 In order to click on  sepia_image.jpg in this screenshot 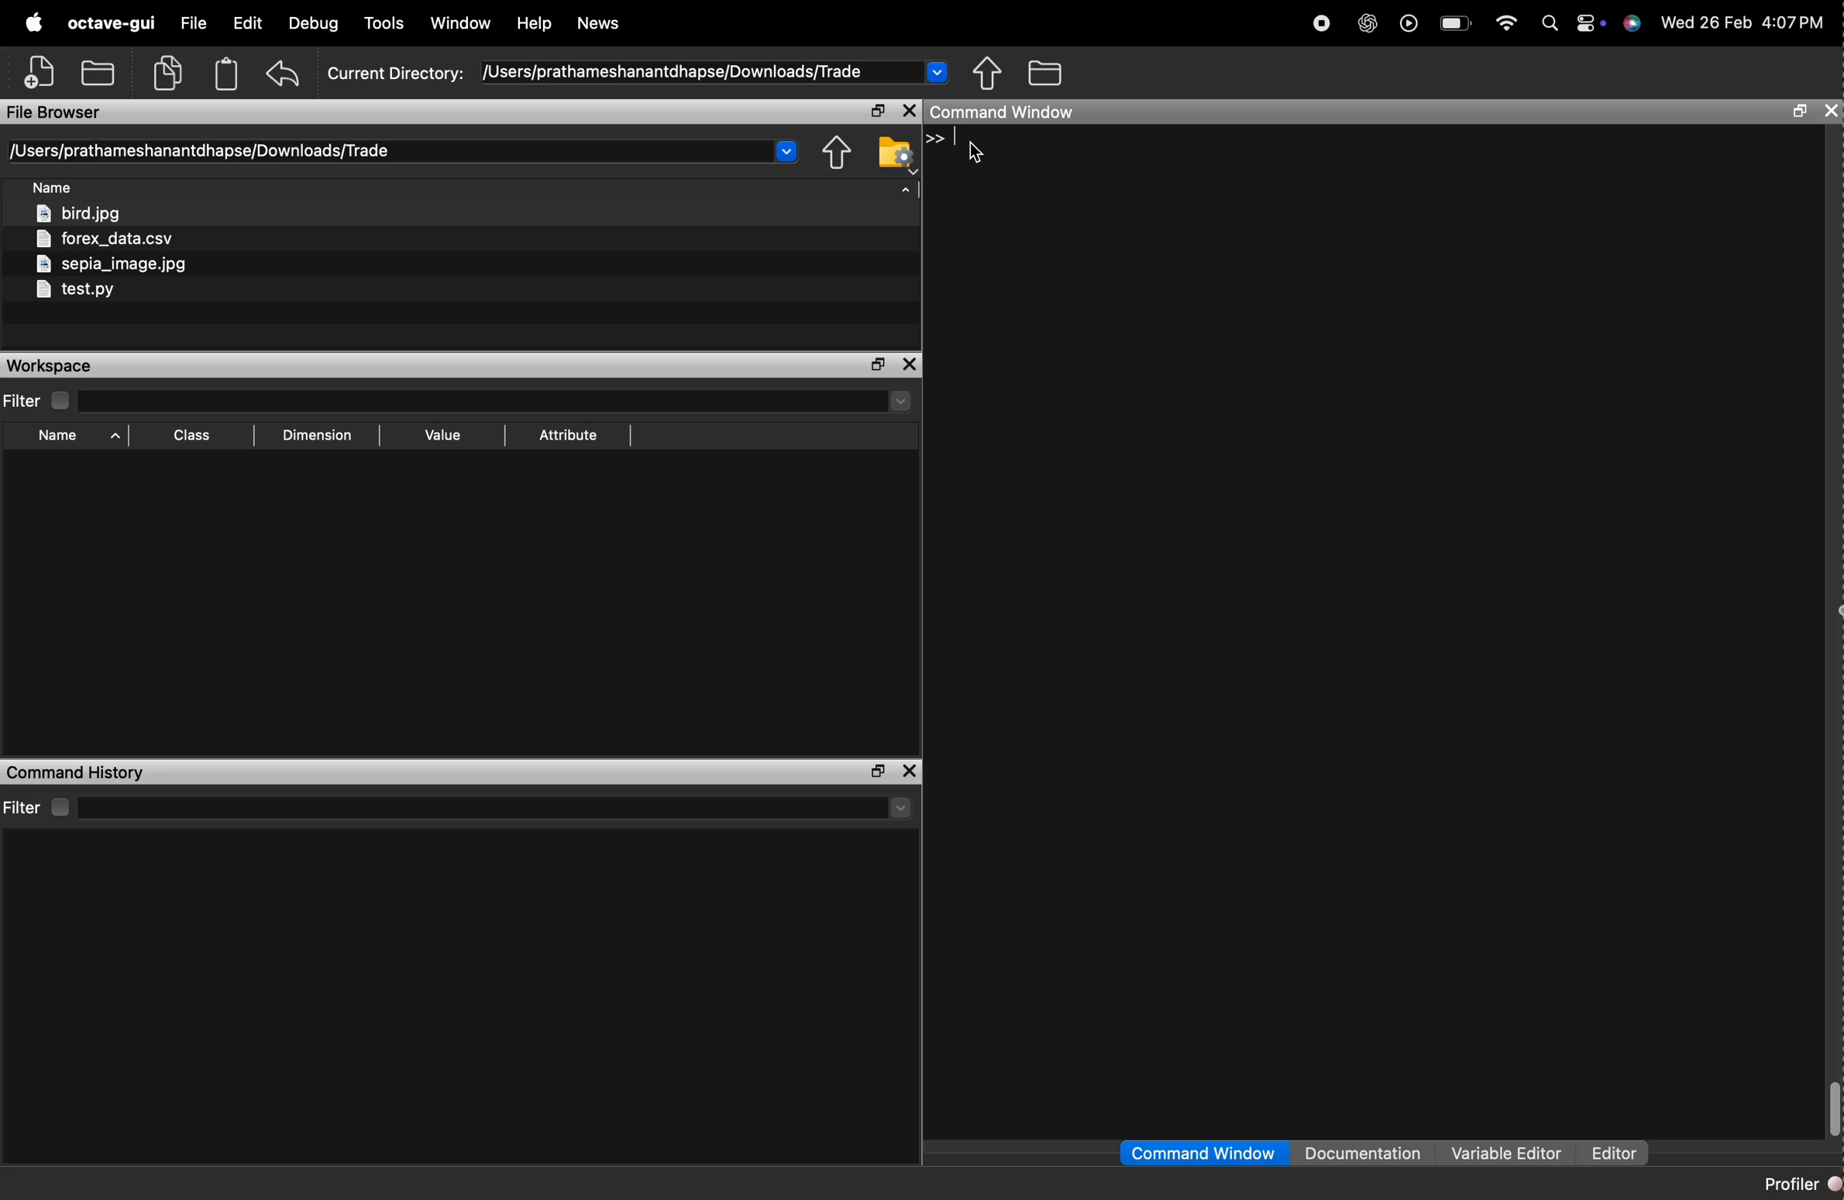, I will do `click(113, 264)`.